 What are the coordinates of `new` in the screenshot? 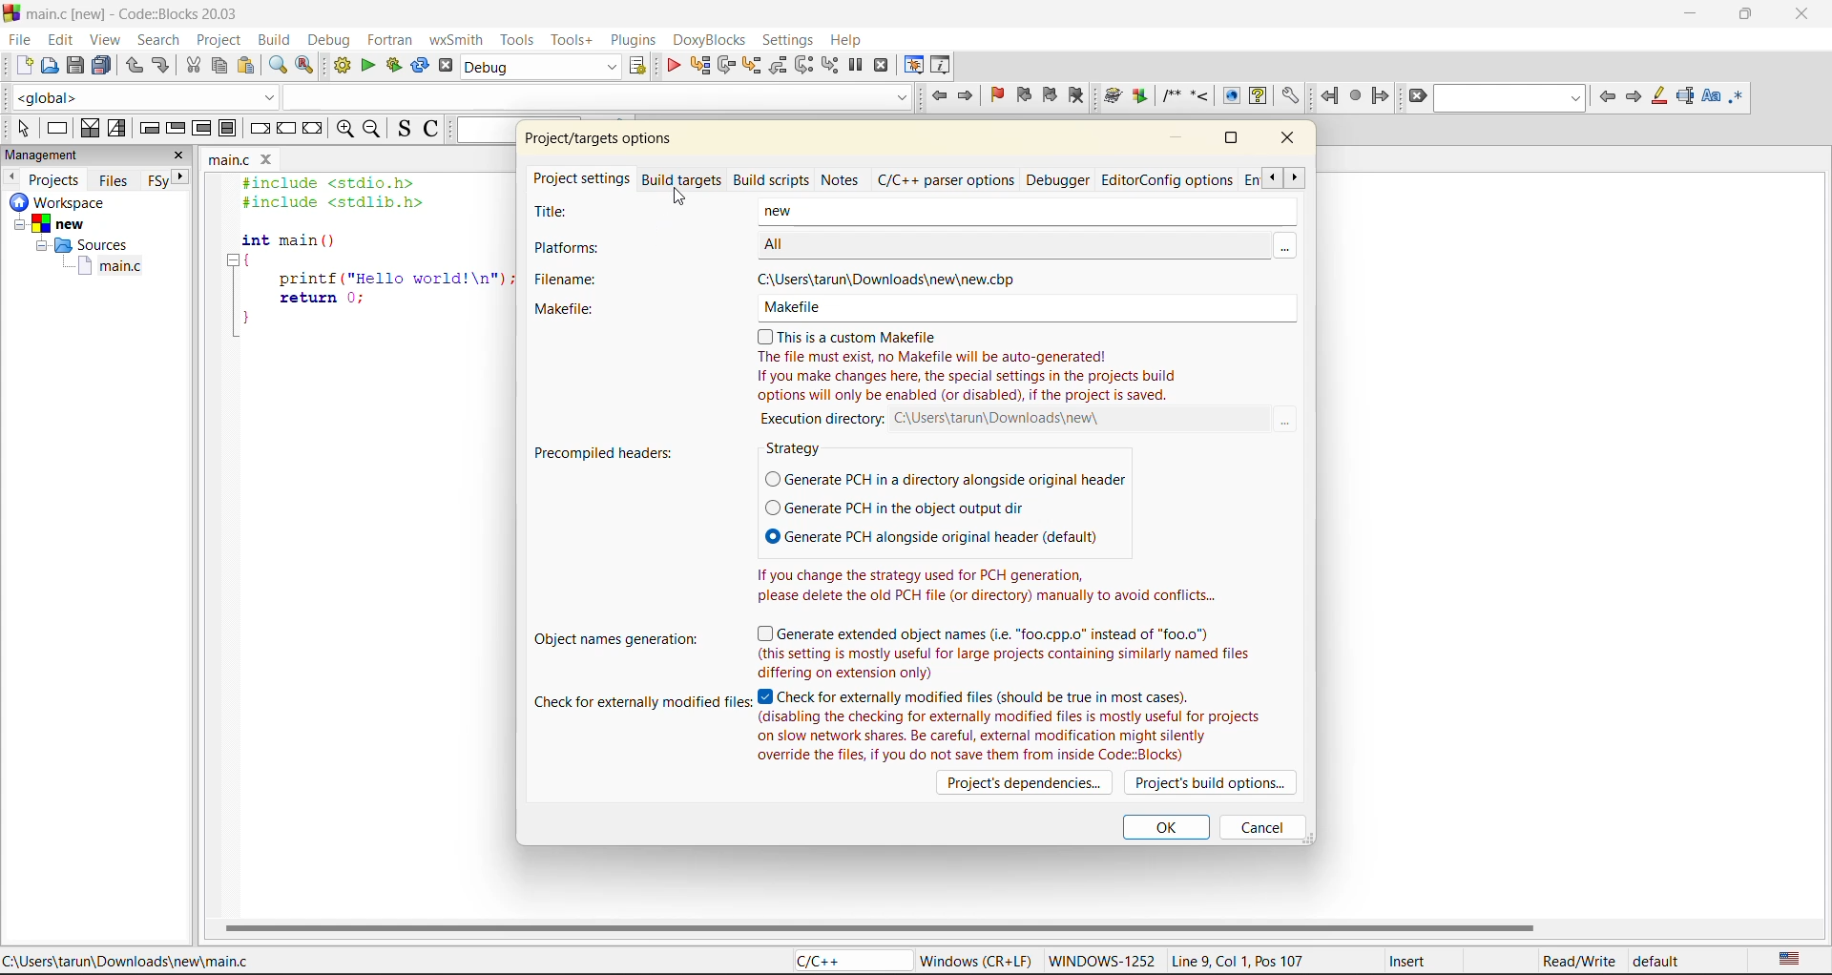 It's located at (23, 66).